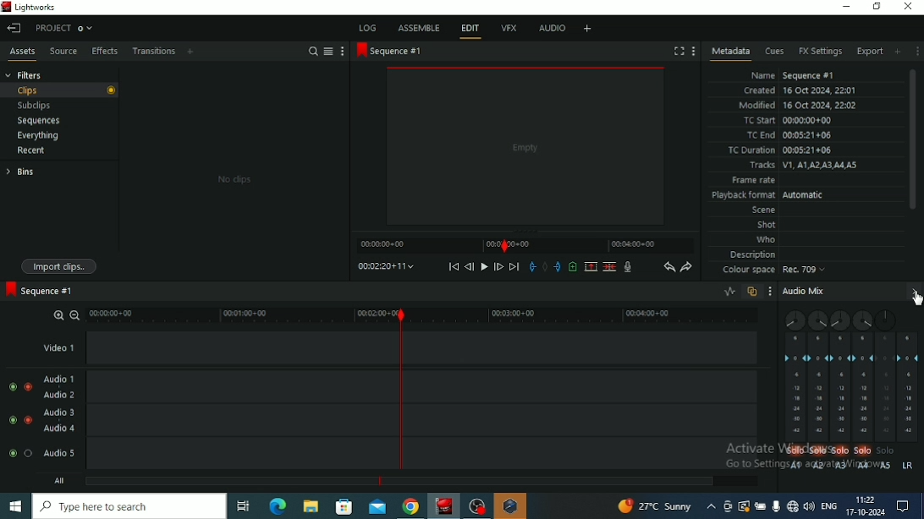 Image resolution: width=924 pixels, height=519 pixels. Describe the element at coordinates (477, 506) in the screenshot. I see `OBS Studio` at that location.